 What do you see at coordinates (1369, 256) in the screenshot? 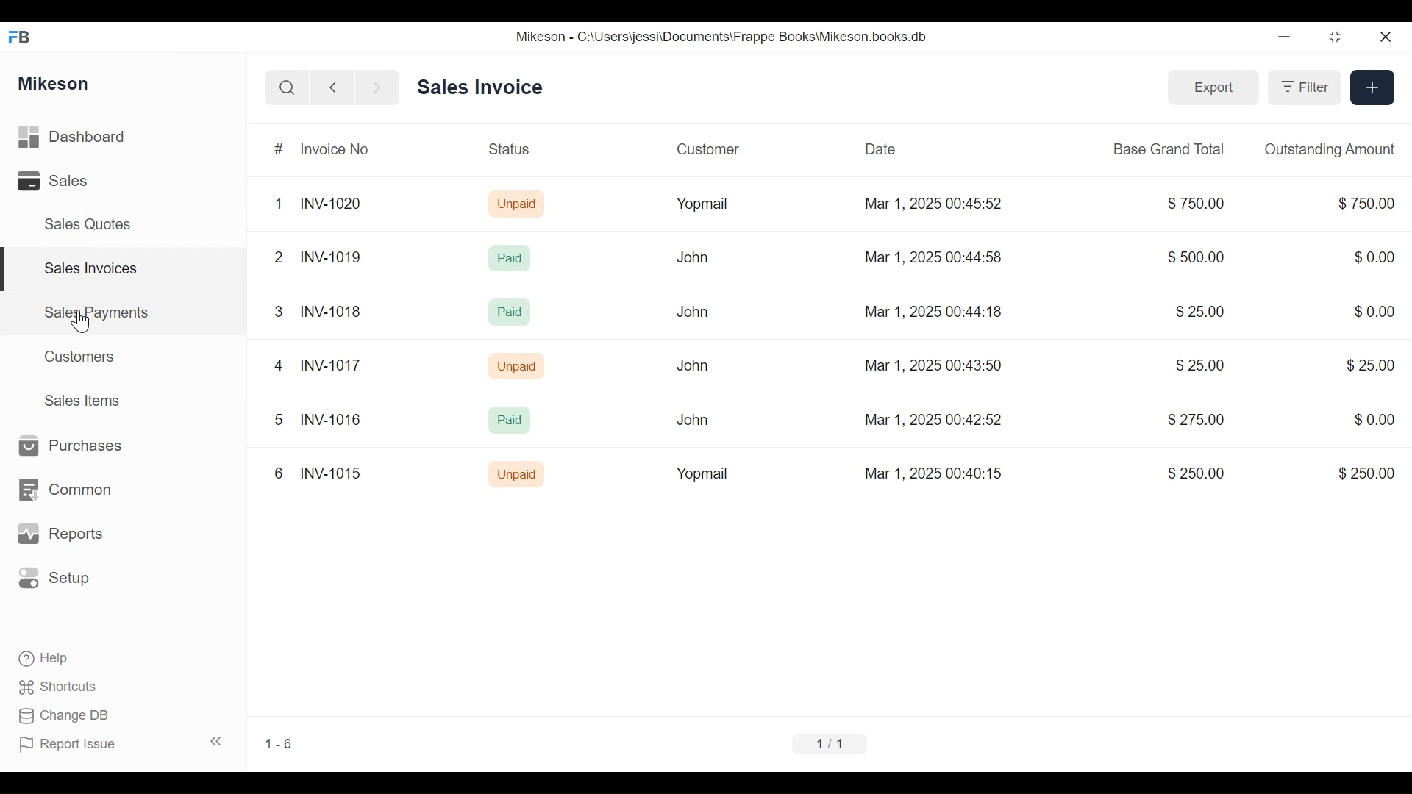
I see `0` at bounding box center [1369, 256].